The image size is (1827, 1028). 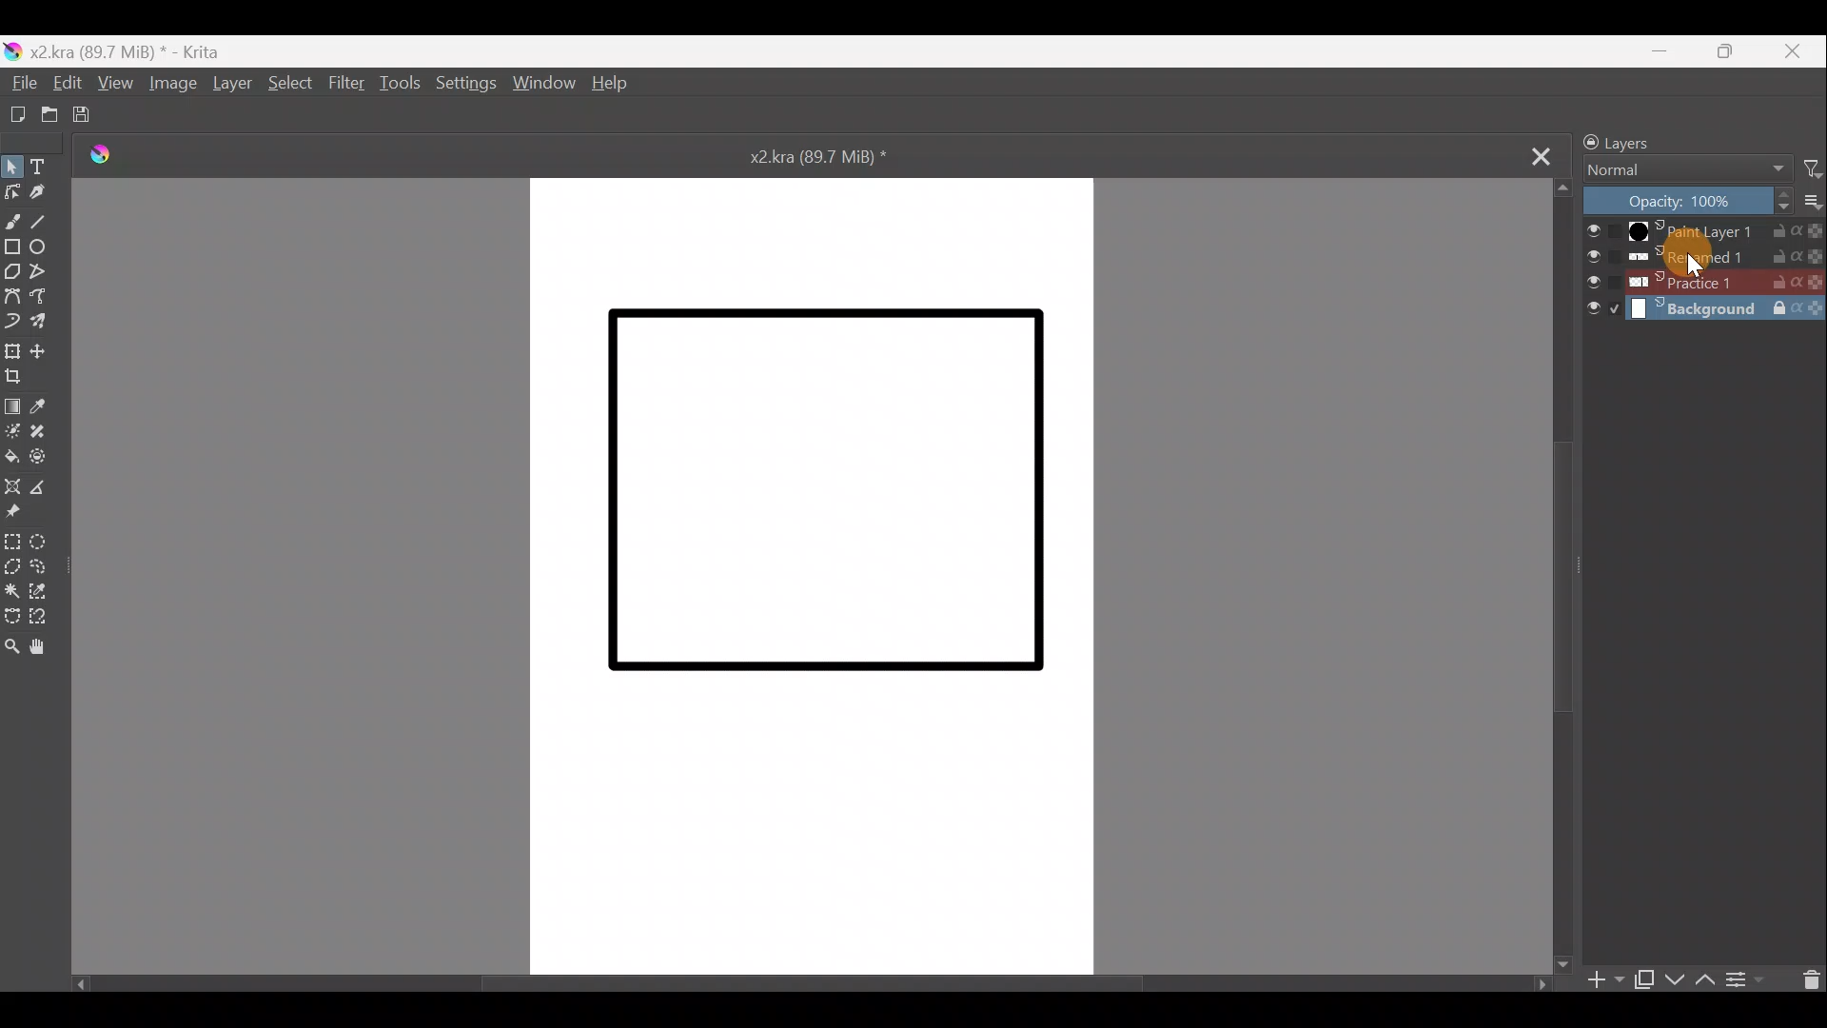 I want to click on Colourise mask tool, so click(x=13, y=430).